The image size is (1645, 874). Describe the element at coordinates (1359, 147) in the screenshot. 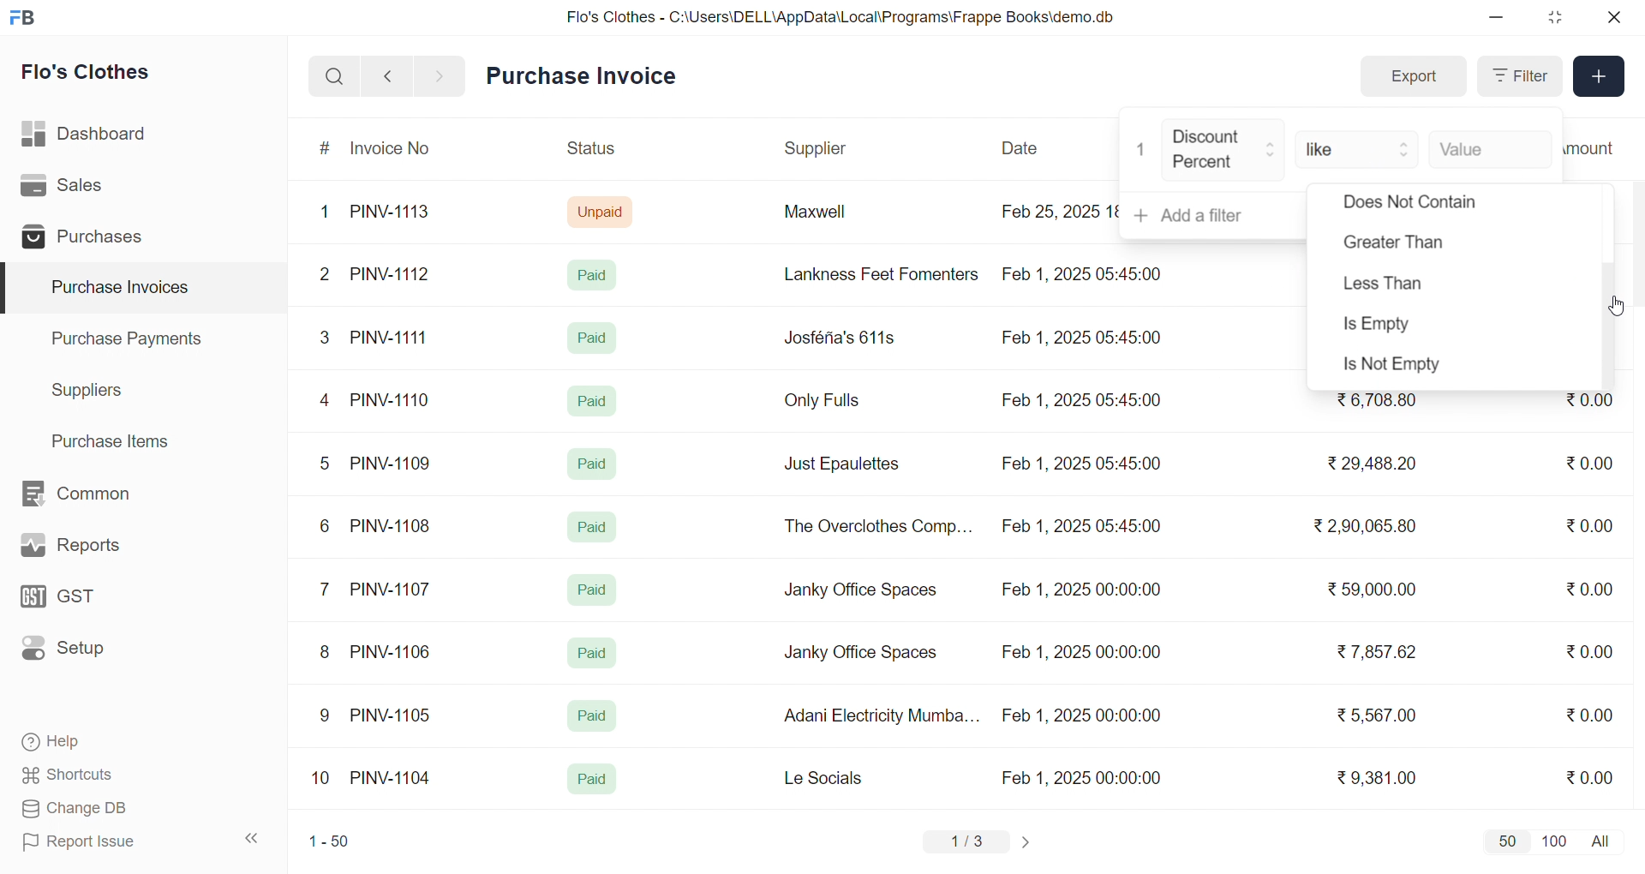

I see `like` at that location.